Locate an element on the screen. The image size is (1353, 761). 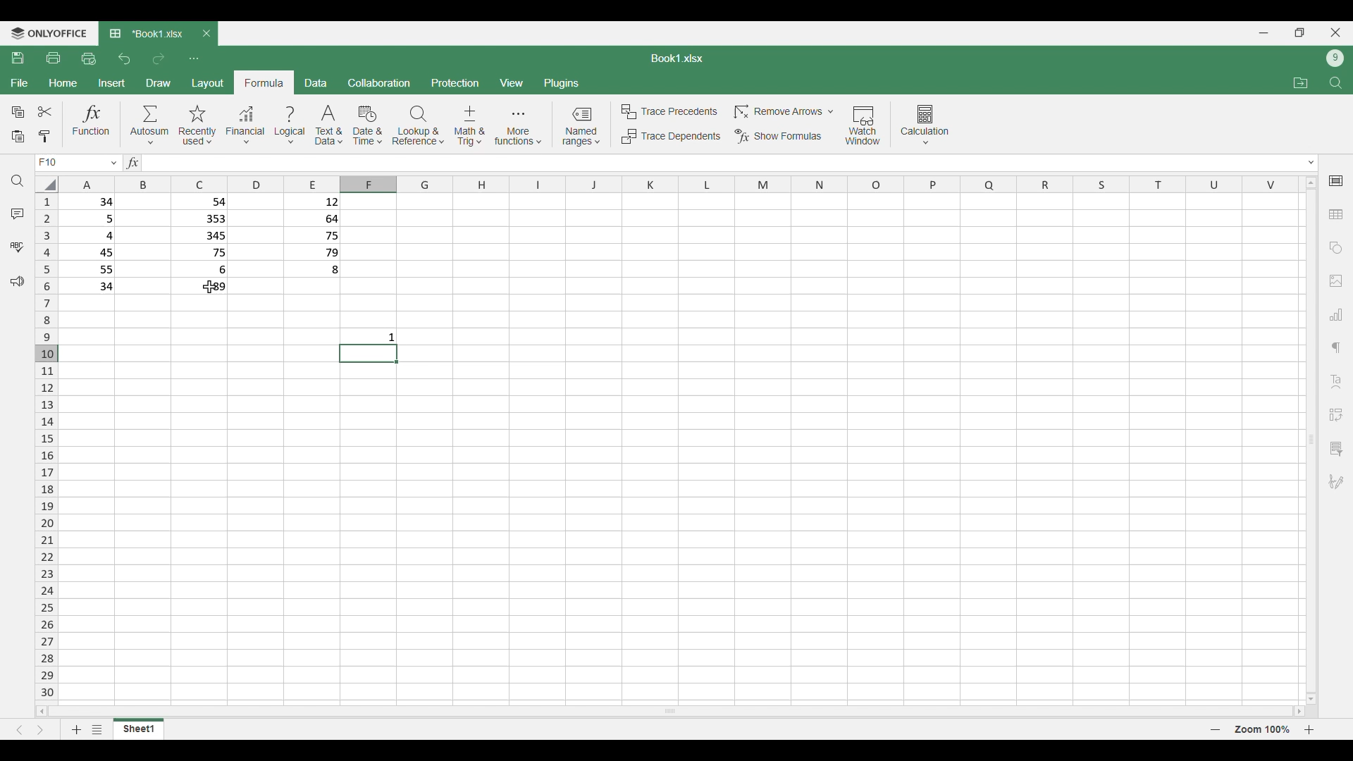
Paste is located at coordinates (18, 137).